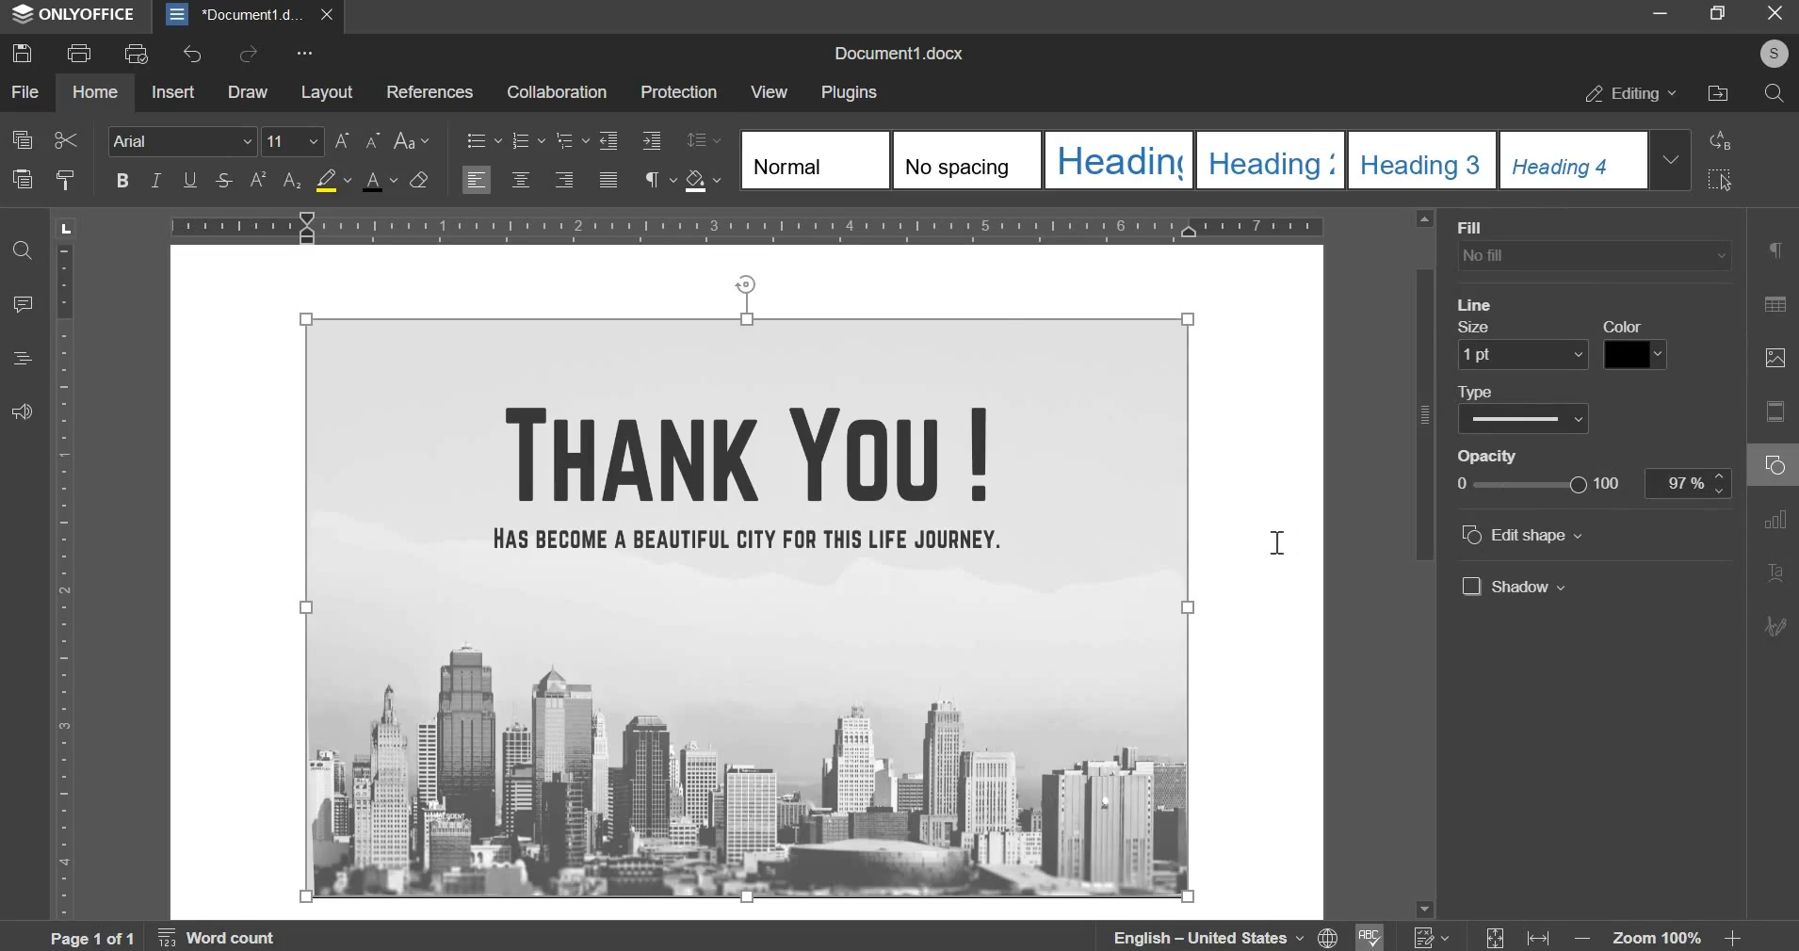 This screenshot has height=951, width=1799. I want to click on line spacing, so click(705, 139).